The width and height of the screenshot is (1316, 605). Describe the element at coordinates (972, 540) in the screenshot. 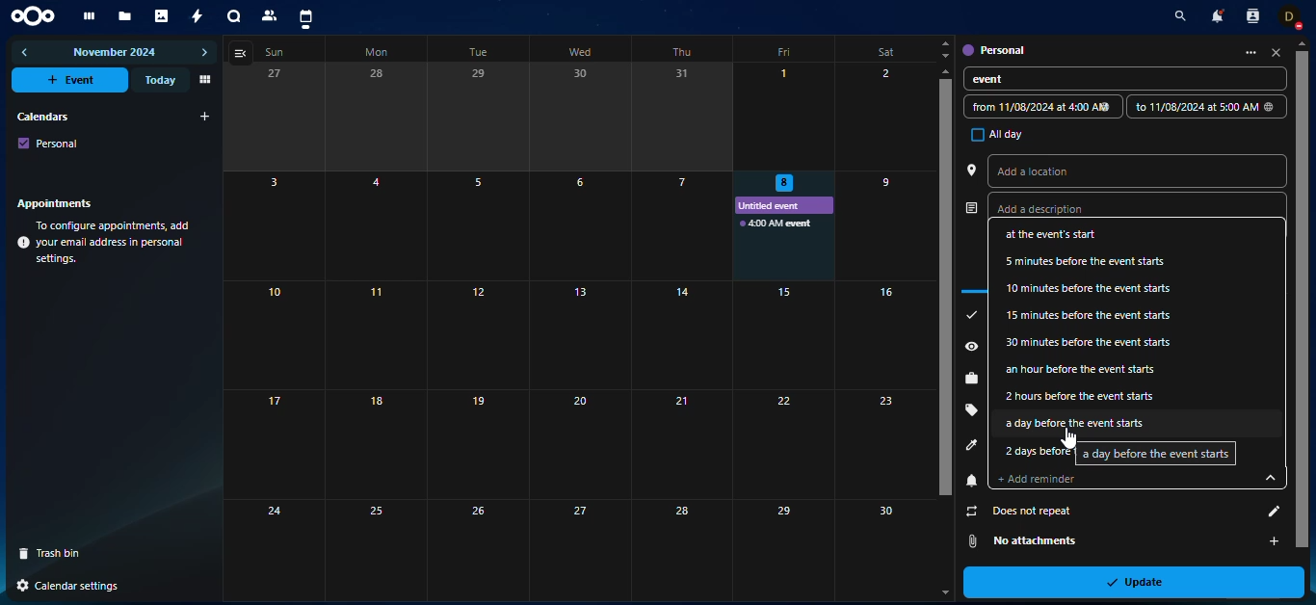

I see `attach` at that location.